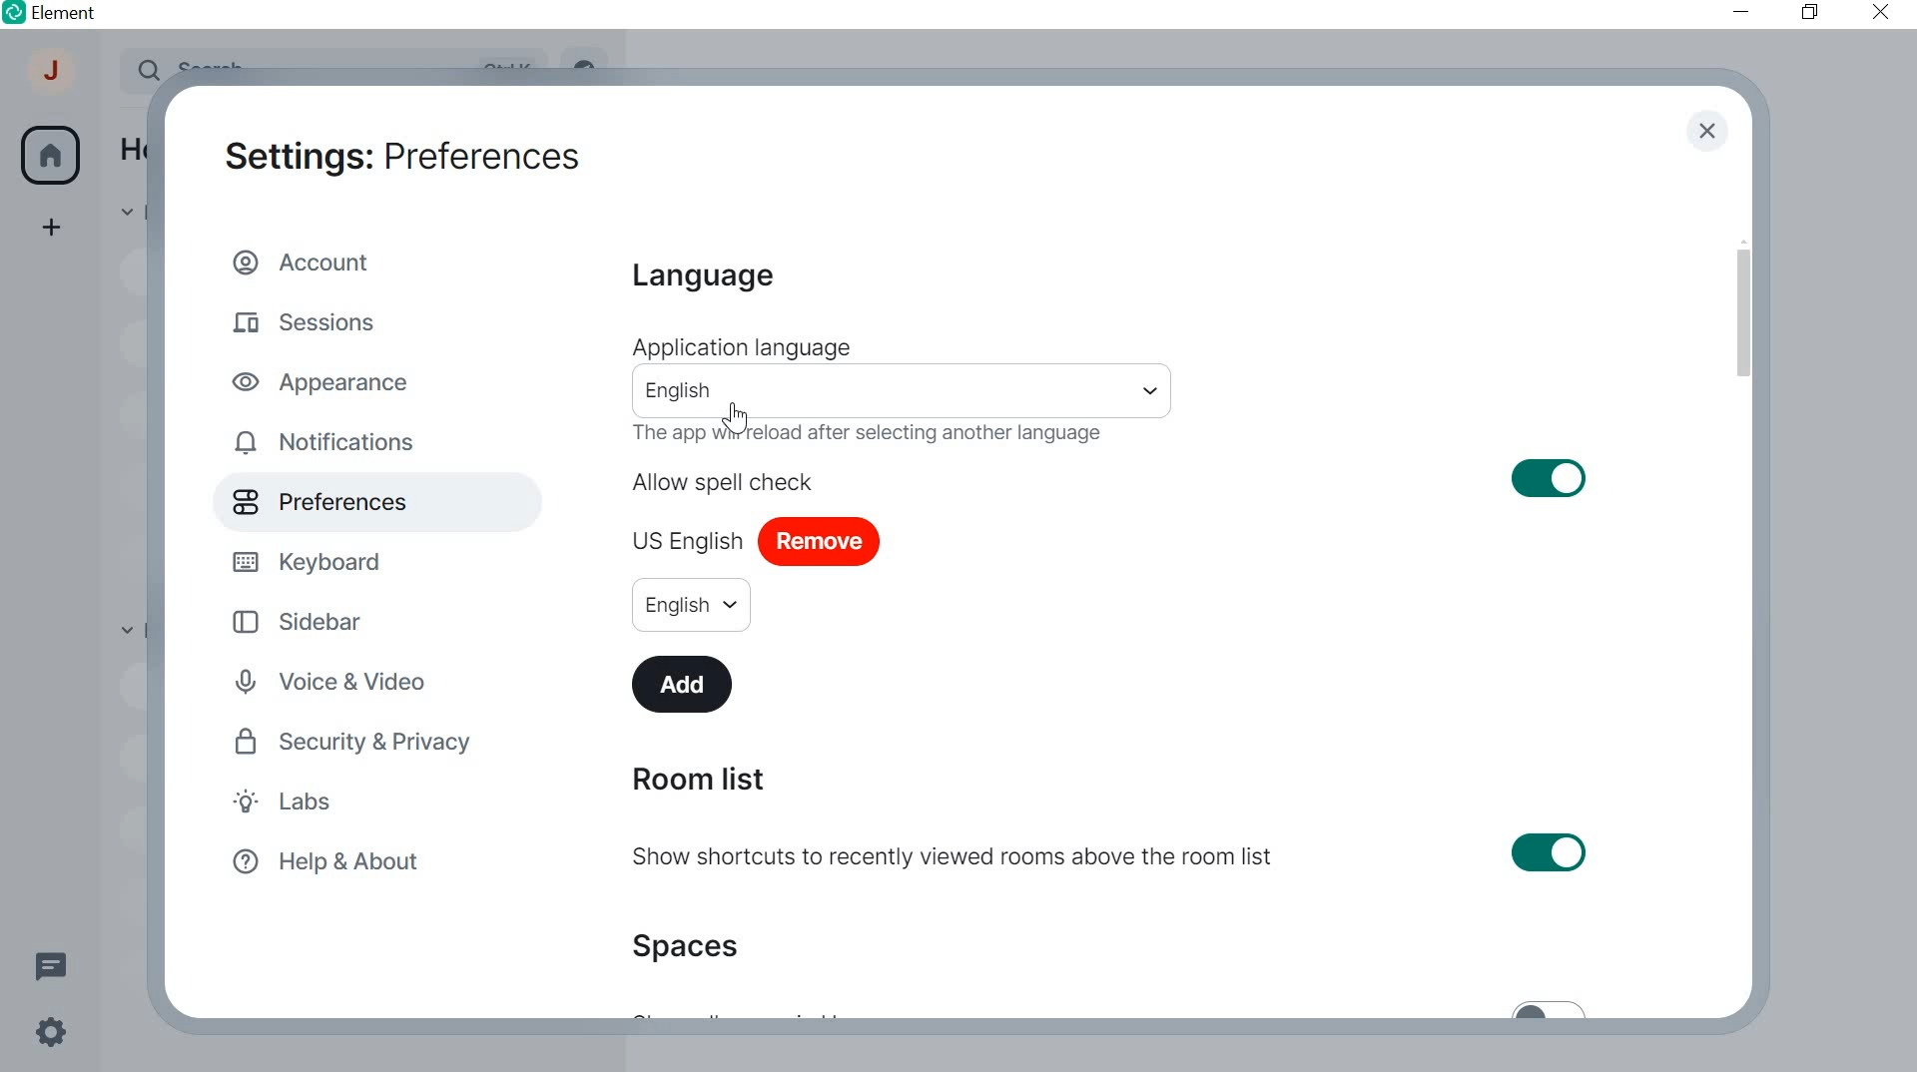  Describe the element at coordinates (1112, 856) in the screenshot. I see `show shortcuts to recently viewed rooms above the room list` at that location.